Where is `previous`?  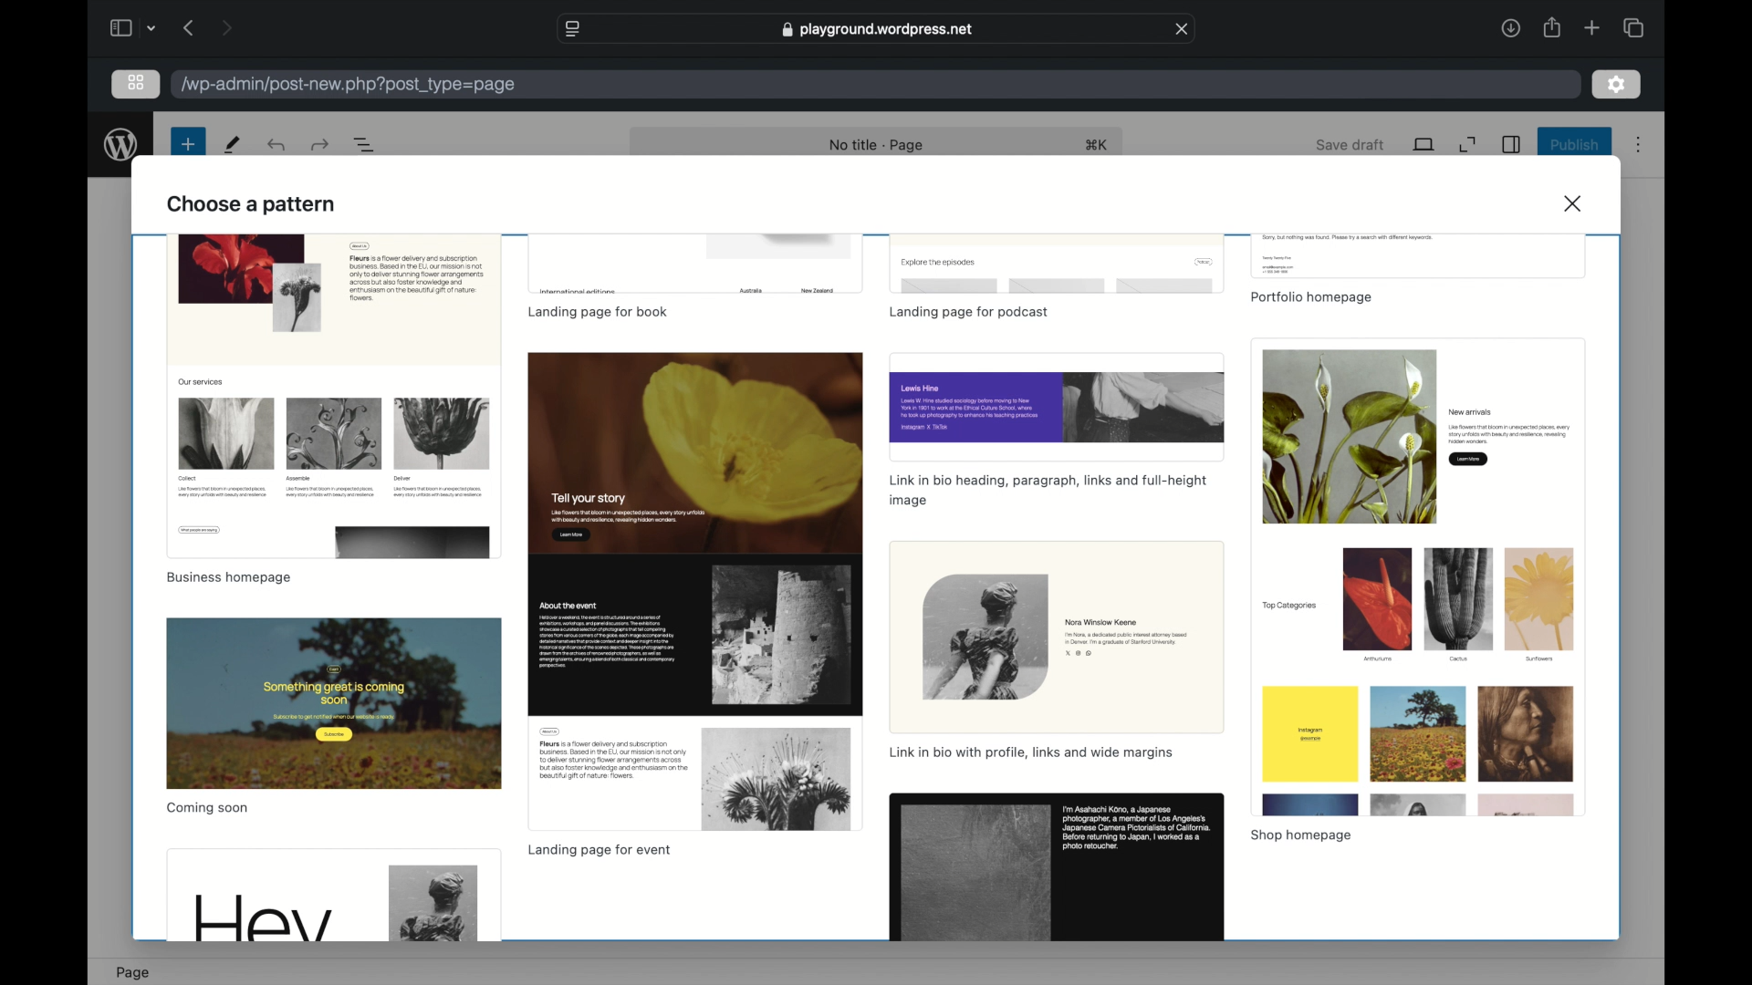 previous is located at coordinates (187, 27).